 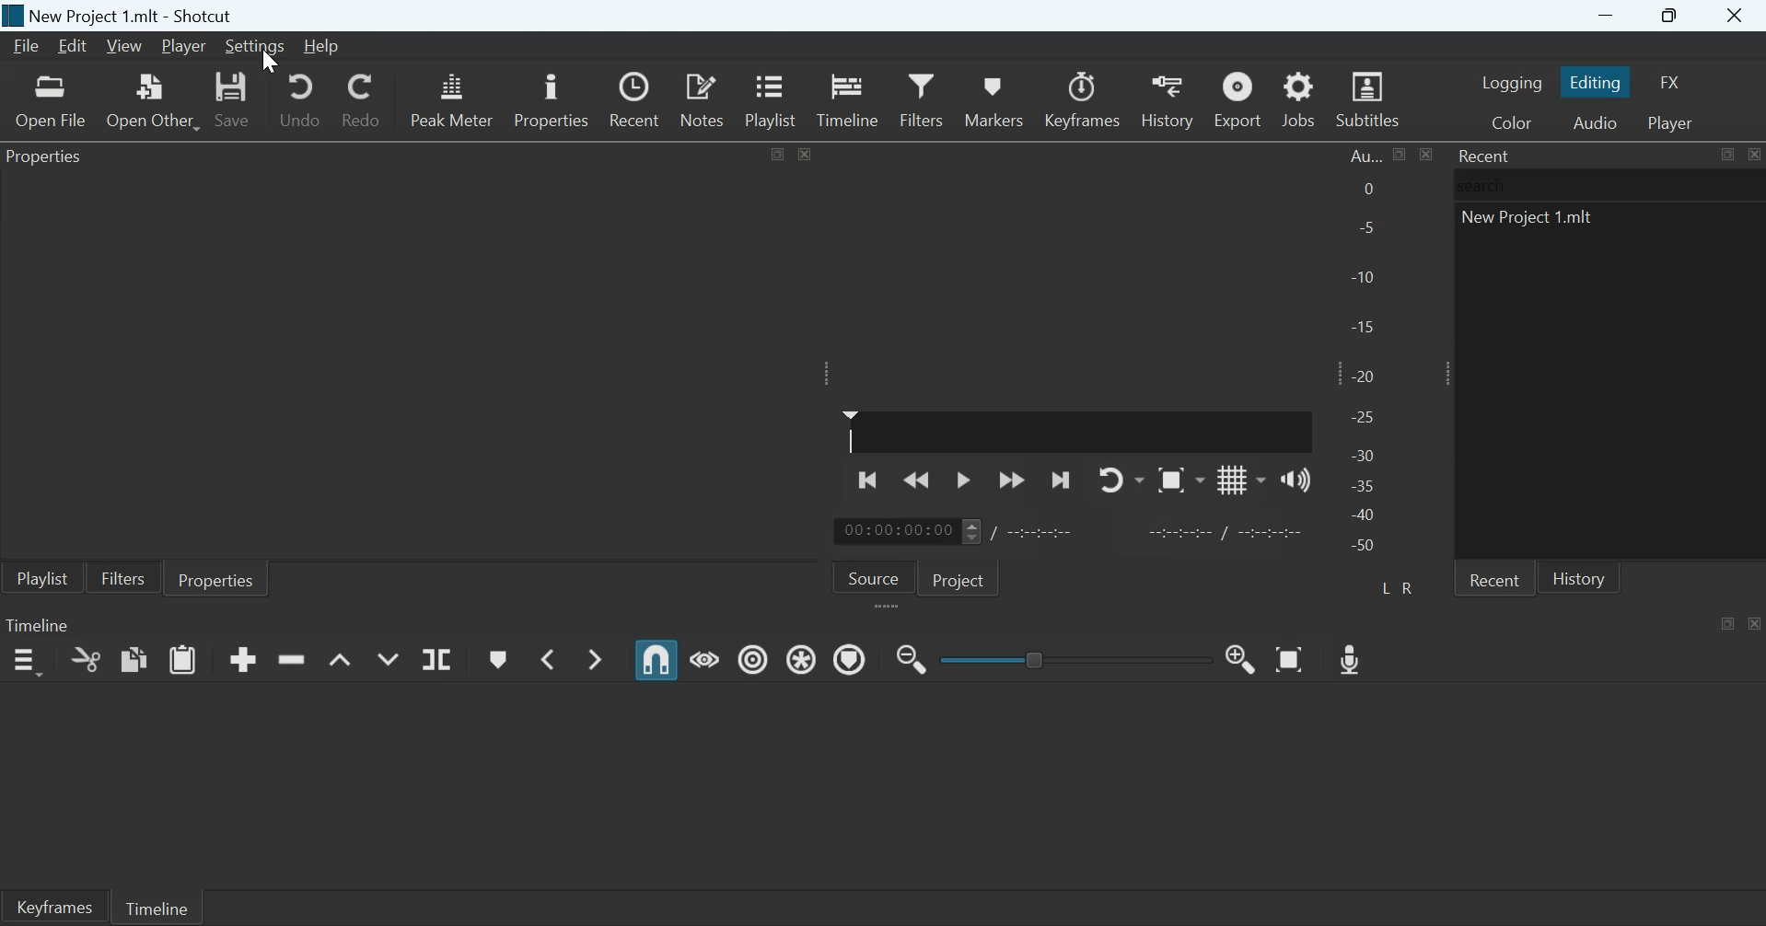 What do you see at coordinates (1353, 657) in the screenshot?
I see `Record Audio` at bounding box center [1353, 657].